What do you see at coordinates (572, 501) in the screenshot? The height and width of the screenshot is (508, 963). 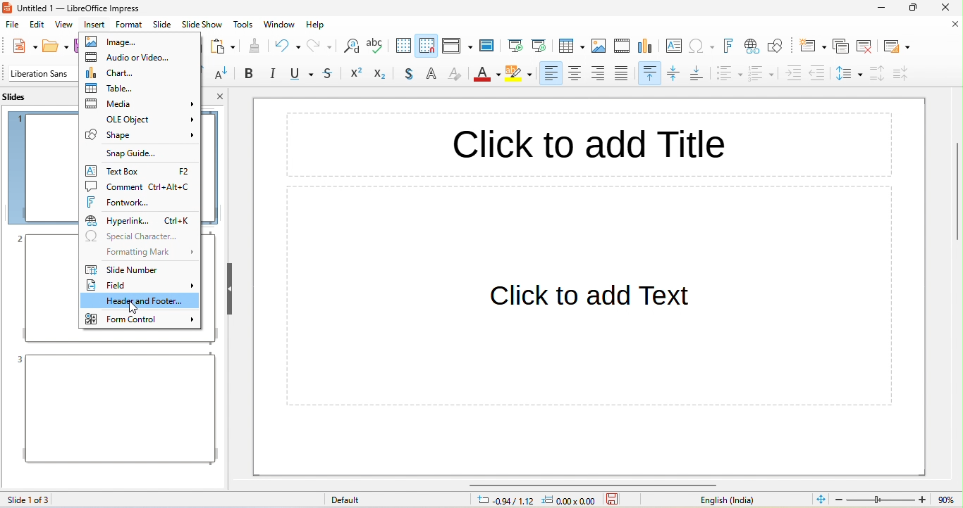 I see `0.00x0.00` at bounding box center [572, 501].